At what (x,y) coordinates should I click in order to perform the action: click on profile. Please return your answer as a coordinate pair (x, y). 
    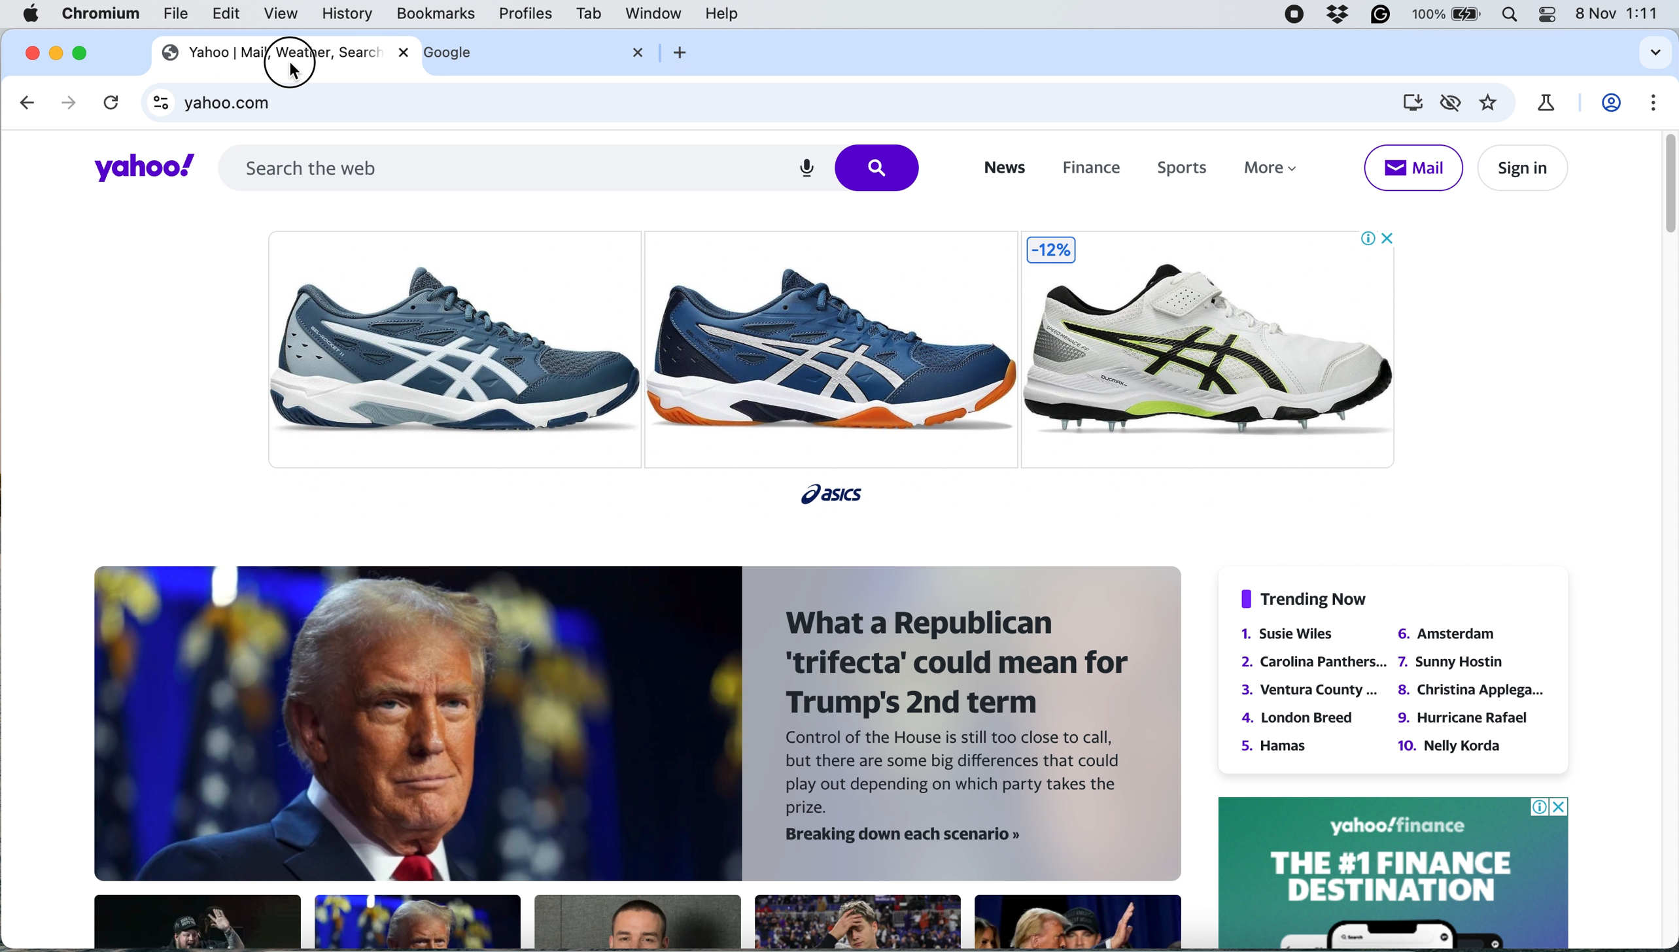
    Looking at the image, I should click on (1614, 103).